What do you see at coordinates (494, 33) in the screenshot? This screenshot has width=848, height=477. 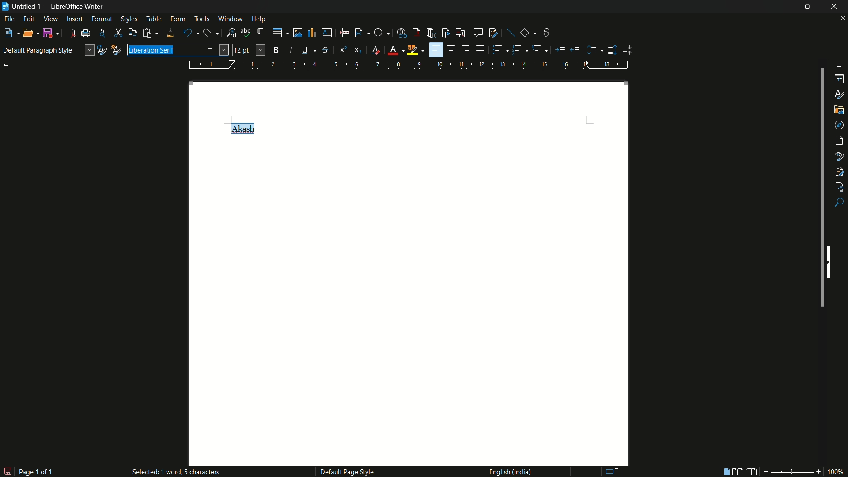 I see `show track changes functions` at bounding box center [494, 33].